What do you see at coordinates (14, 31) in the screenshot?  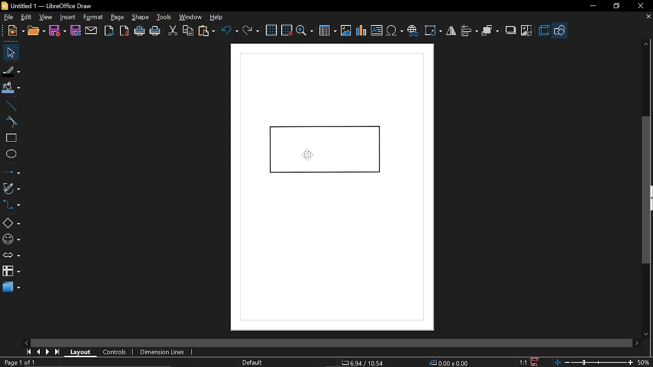 I see `new` at bounding box center [14, 31].